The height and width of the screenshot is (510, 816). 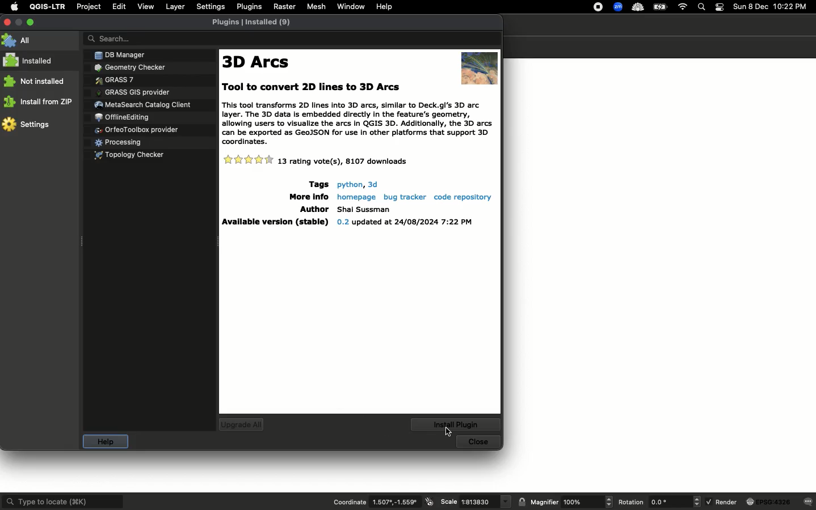 What do you see at coordinates (364, 210) in the screenshot?
I see `author` at bounding box center [364, 210].